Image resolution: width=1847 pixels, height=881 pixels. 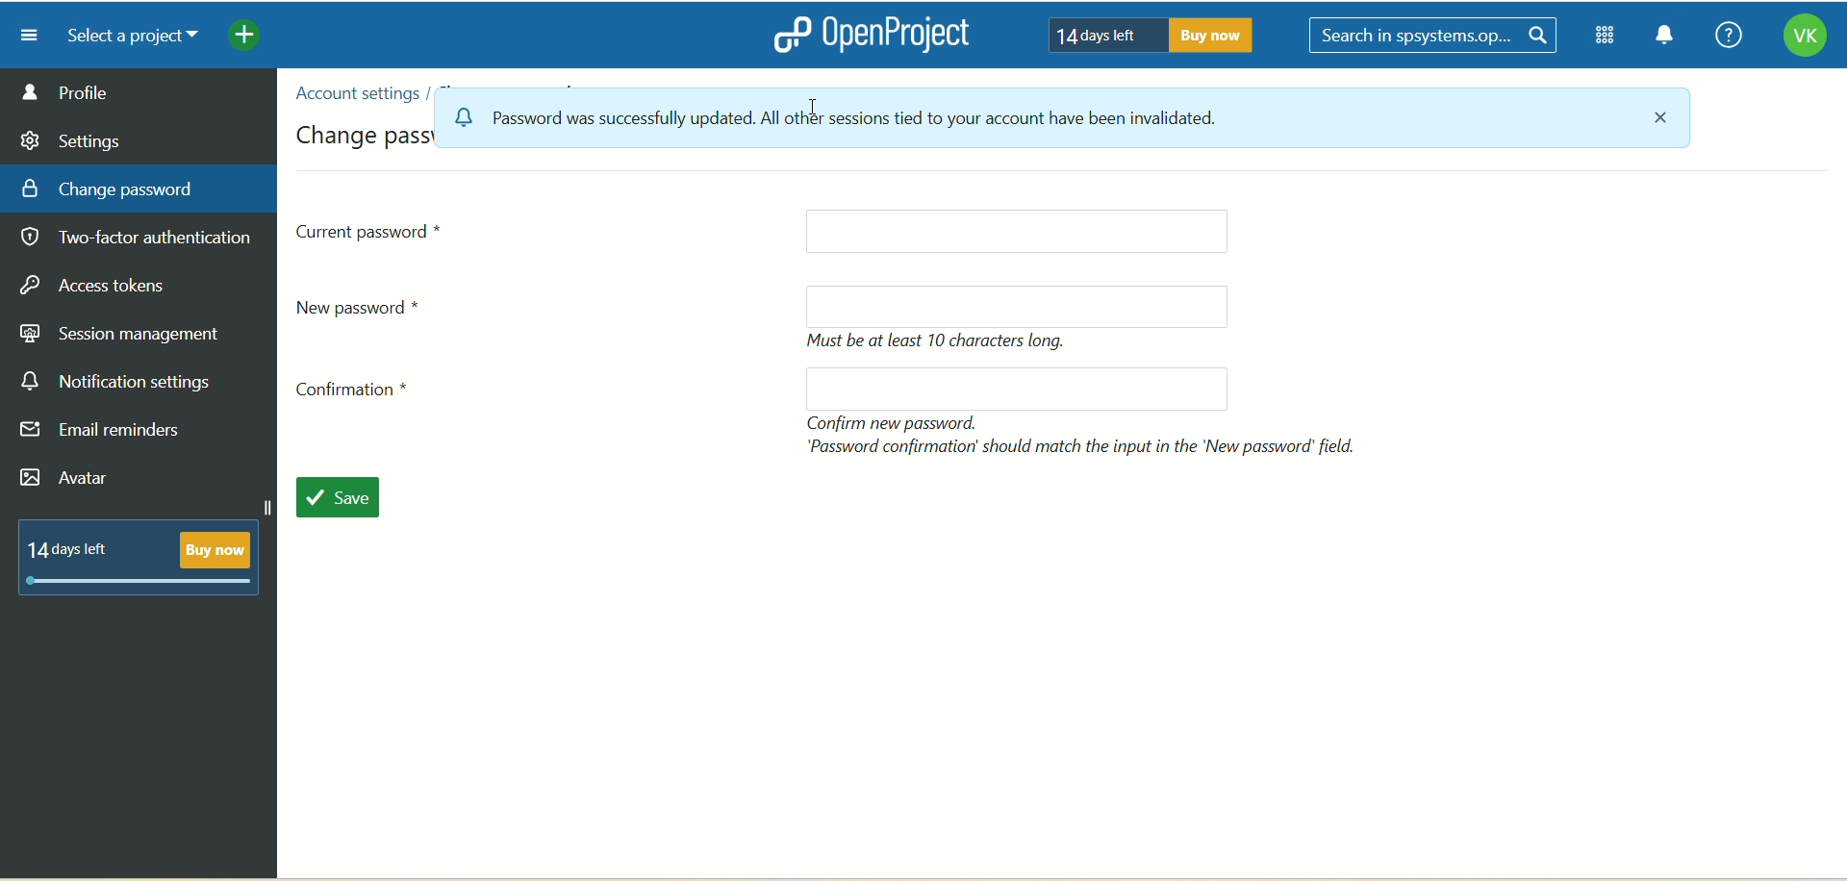 I want to click on new password, so click(x=1019, y=389).